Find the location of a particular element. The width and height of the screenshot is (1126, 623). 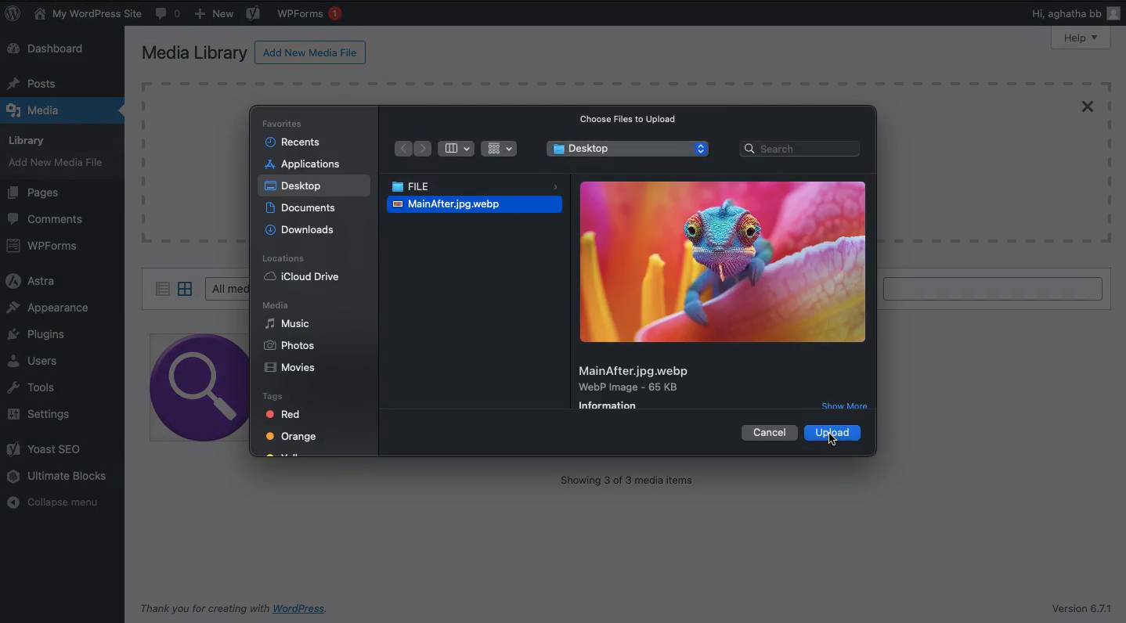

Comments is located at coordinates (52, 218).